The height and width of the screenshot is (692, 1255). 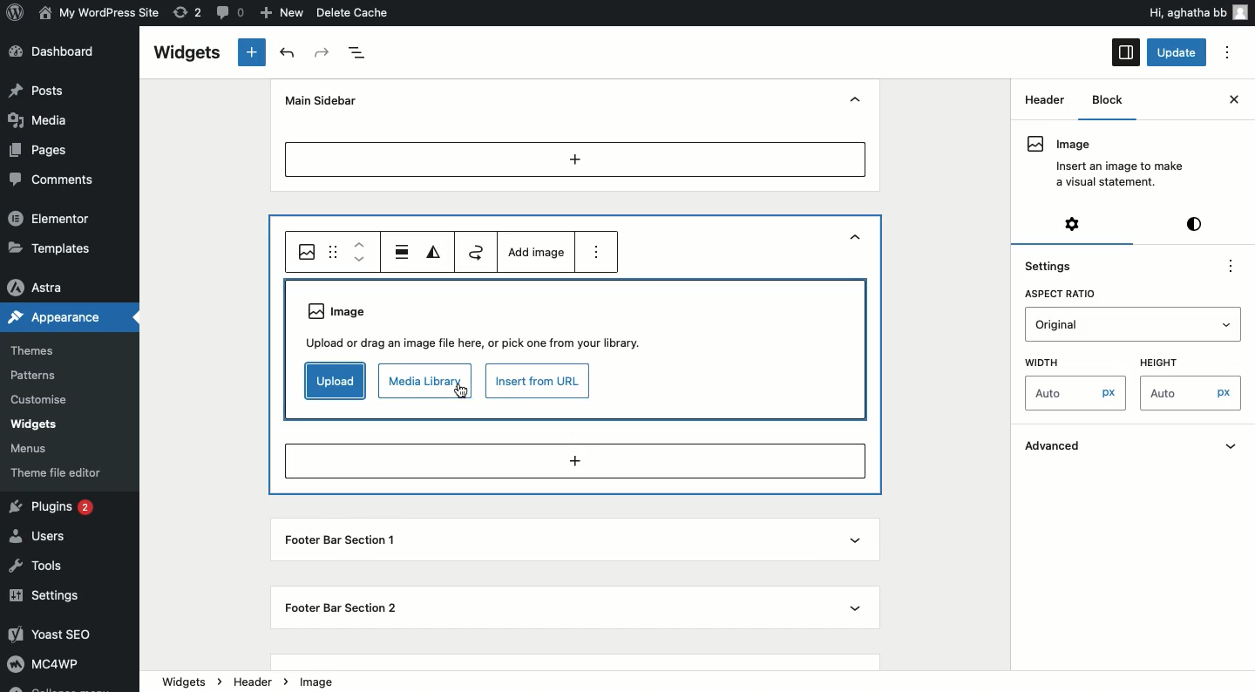 What do you see at coordinates (1126, 52) in the screenshot?
I see `Sidebar` at bounding box center [1126, 52].